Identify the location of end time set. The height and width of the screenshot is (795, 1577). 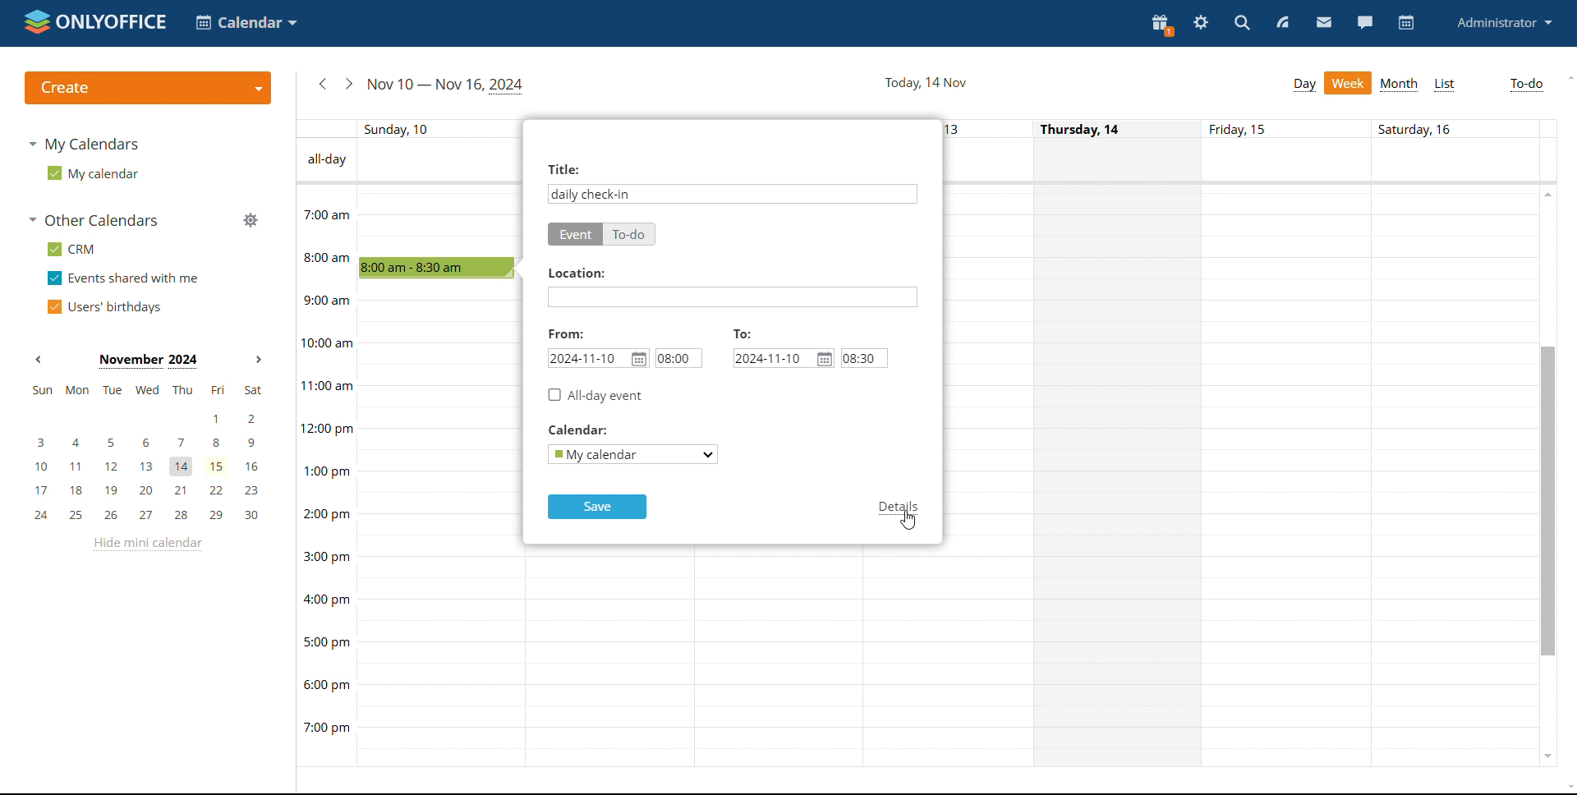
(866, 358).